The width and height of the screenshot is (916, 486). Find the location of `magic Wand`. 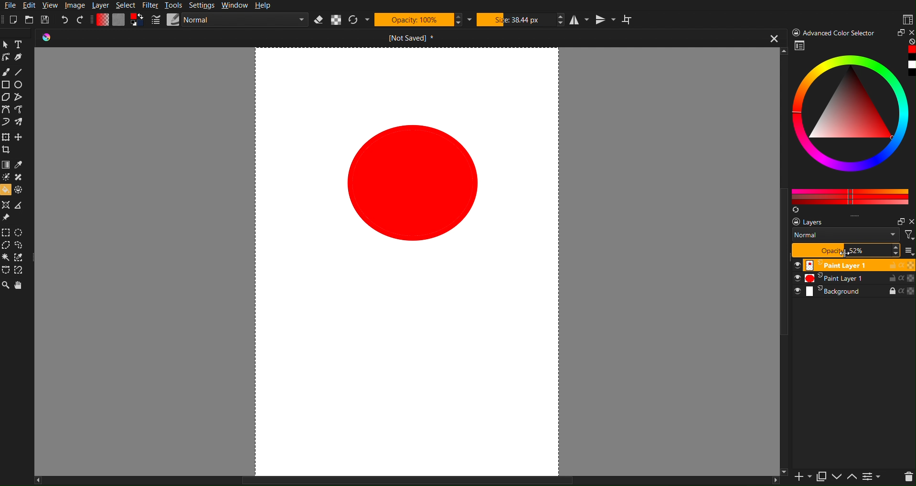

magic Wand is located at coordinates (6, 259).